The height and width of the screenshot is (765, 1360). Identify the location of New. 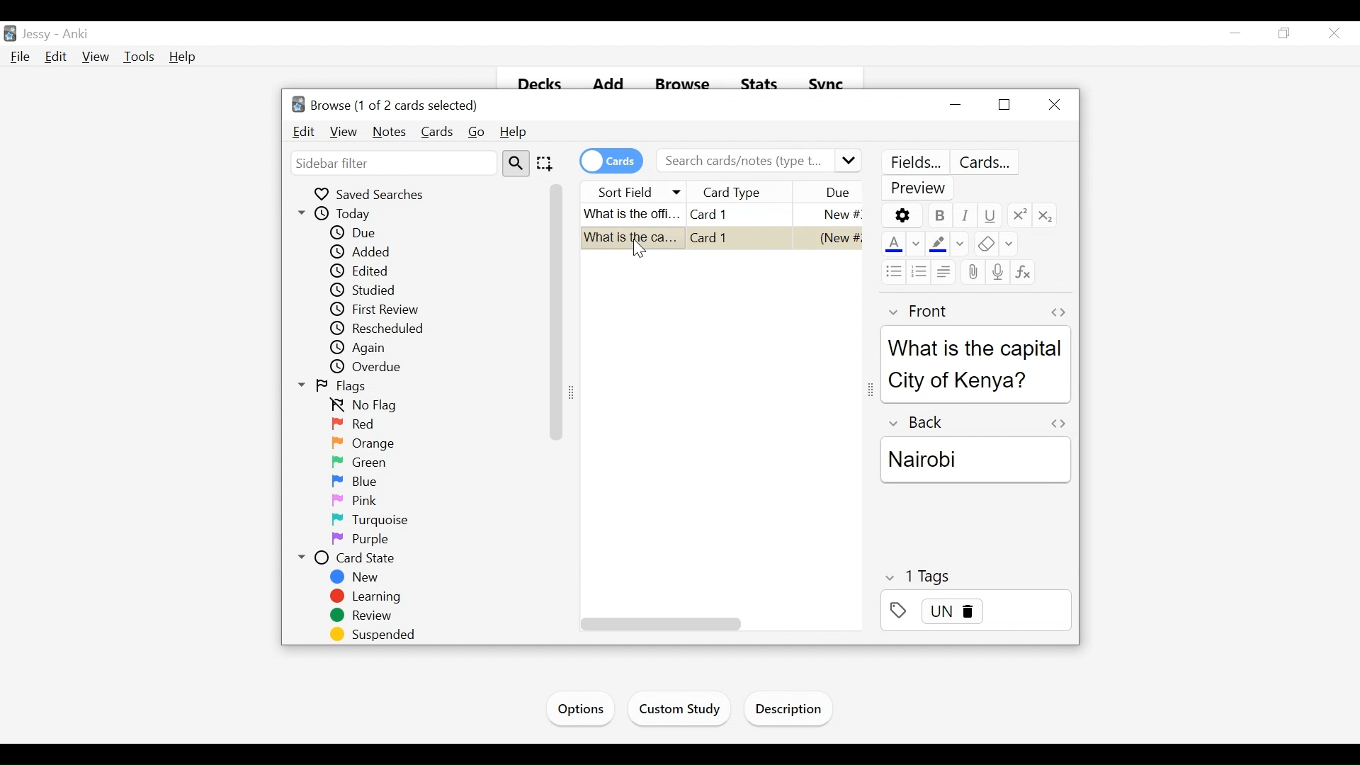
(356, 577).